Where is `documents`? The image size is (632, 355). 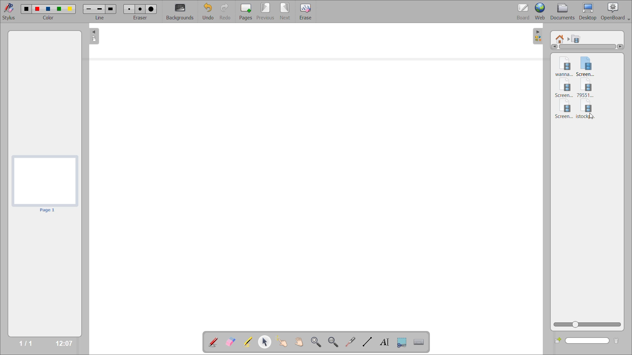 documents is located at coordinates (563, 11).